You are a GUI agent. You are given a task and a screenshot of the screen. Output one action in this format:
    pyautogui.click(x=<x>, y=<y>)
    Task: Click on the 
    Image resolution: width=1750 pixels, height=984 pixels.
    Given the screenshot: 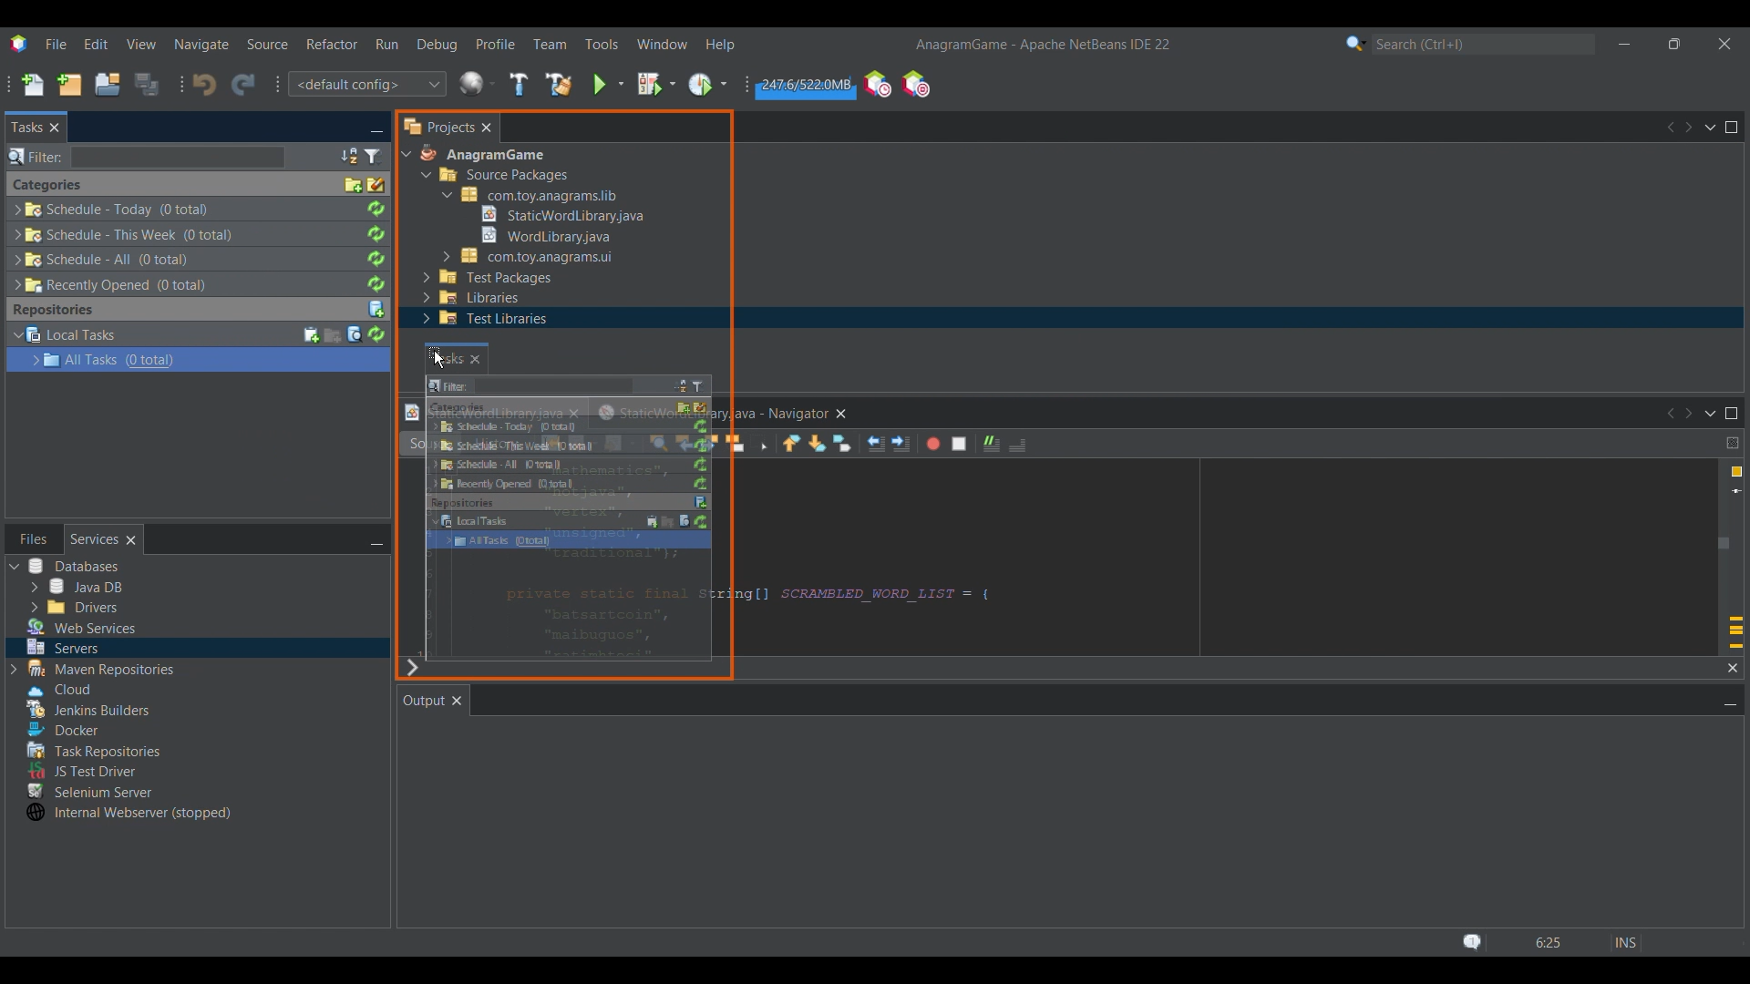 What is the action you would take?
    pyautogui.click(x=91, y=789)
    